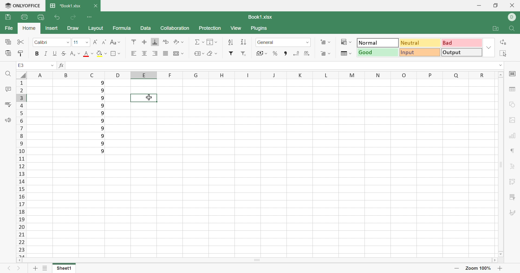 This screenshot has width=520, height=273. What do you see at coordinates (513, 89) in the screenshot?
I see `table settings` at bounding box center [513, 89].